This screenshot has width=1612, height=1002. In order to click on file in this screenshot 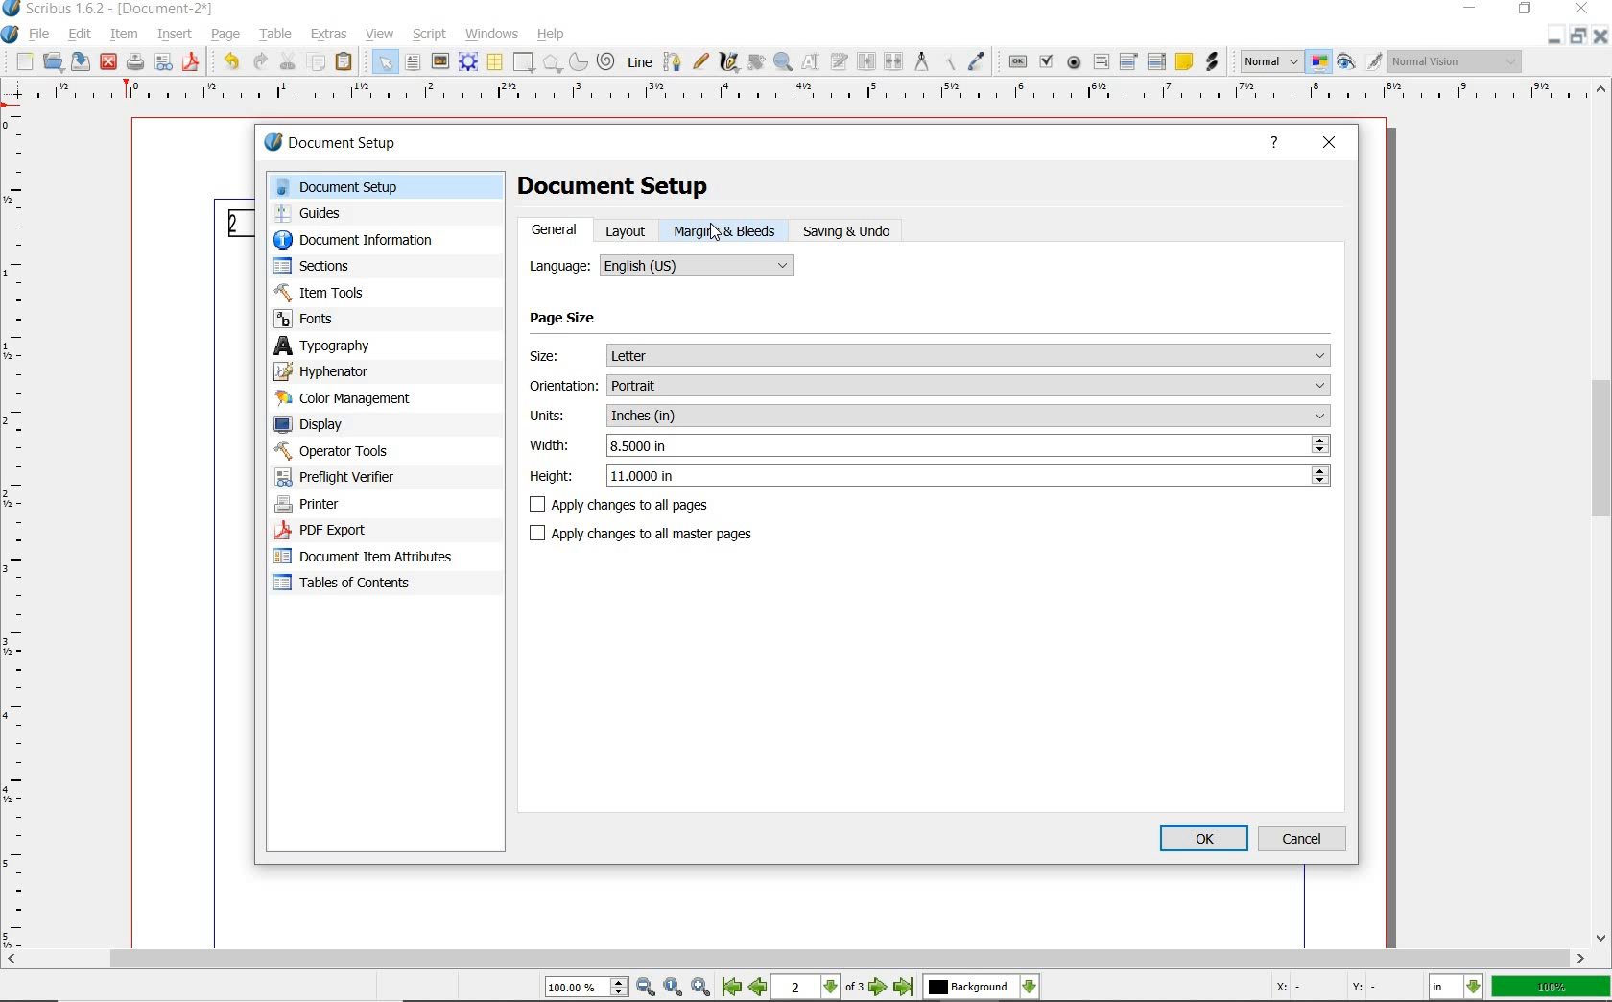, I will do `click(41, 36)`.